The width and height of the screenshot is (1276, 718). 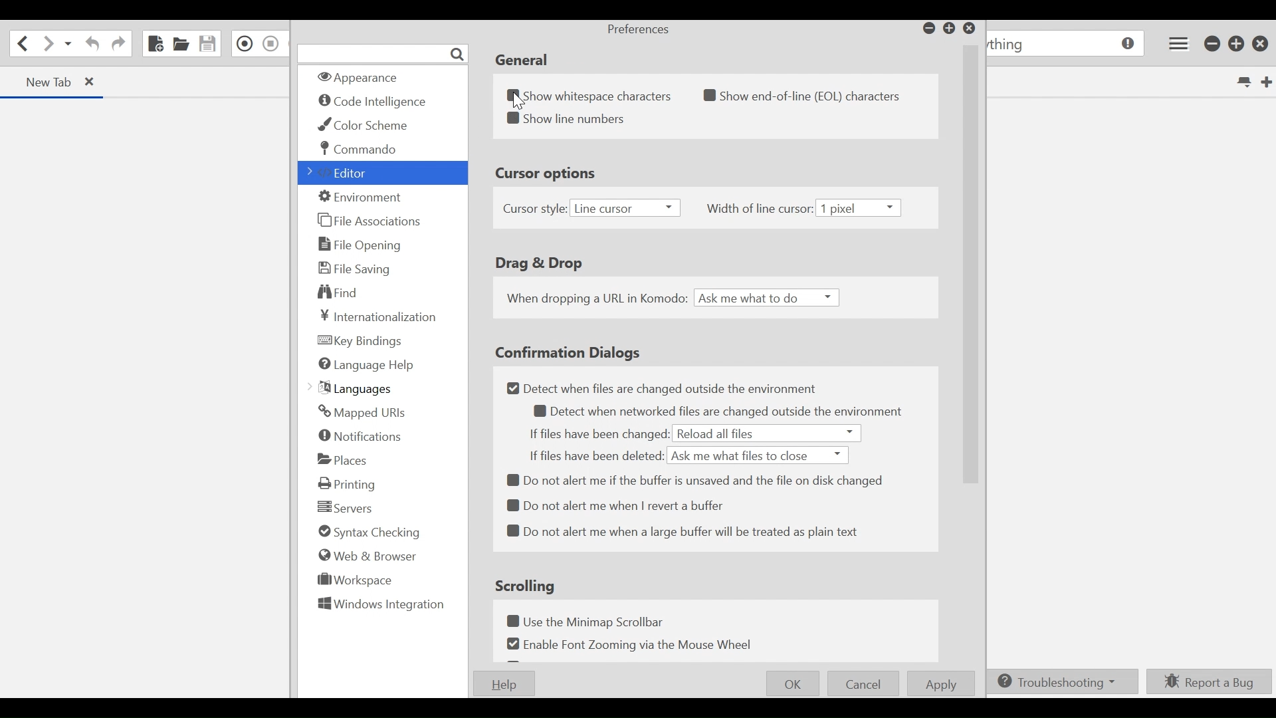 I want to click on Code intelligence, so click(x=375, y=102).